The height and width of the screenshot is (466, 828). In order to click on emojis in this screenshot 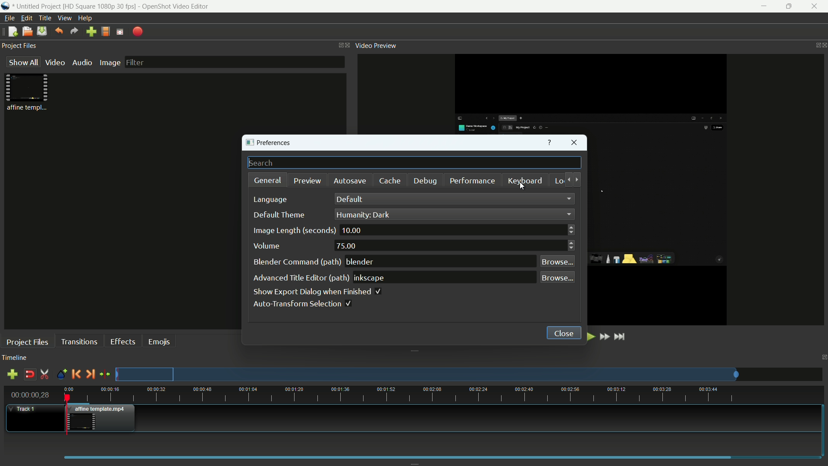, I will do `click(160, 341)`.